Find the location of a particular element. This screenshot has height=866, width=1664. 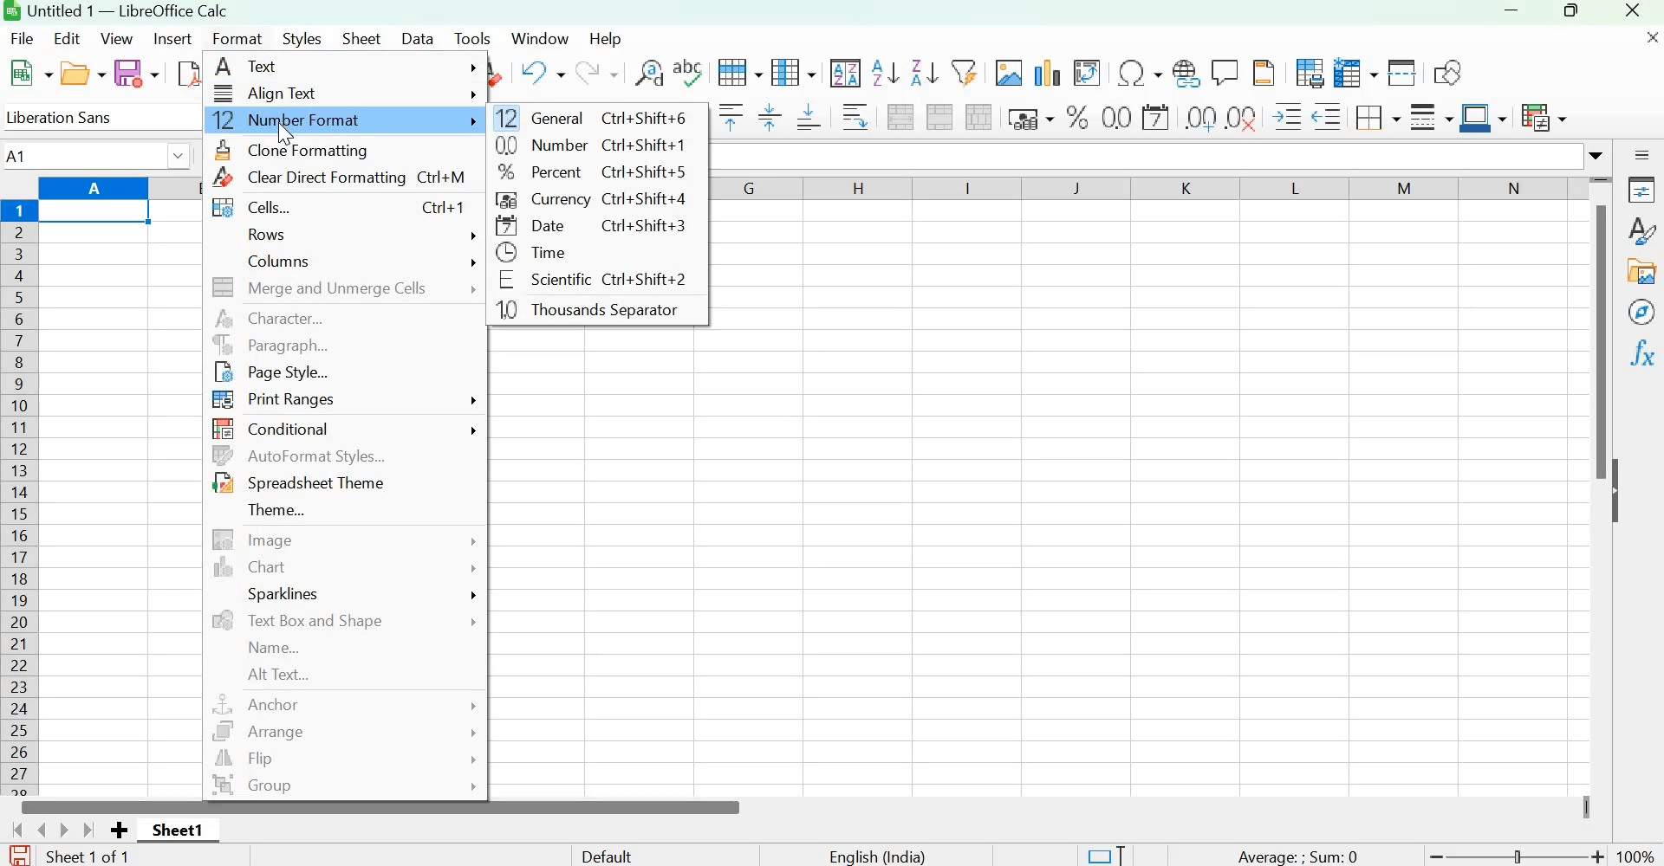

Number Format is located at coordinates (289, 119).